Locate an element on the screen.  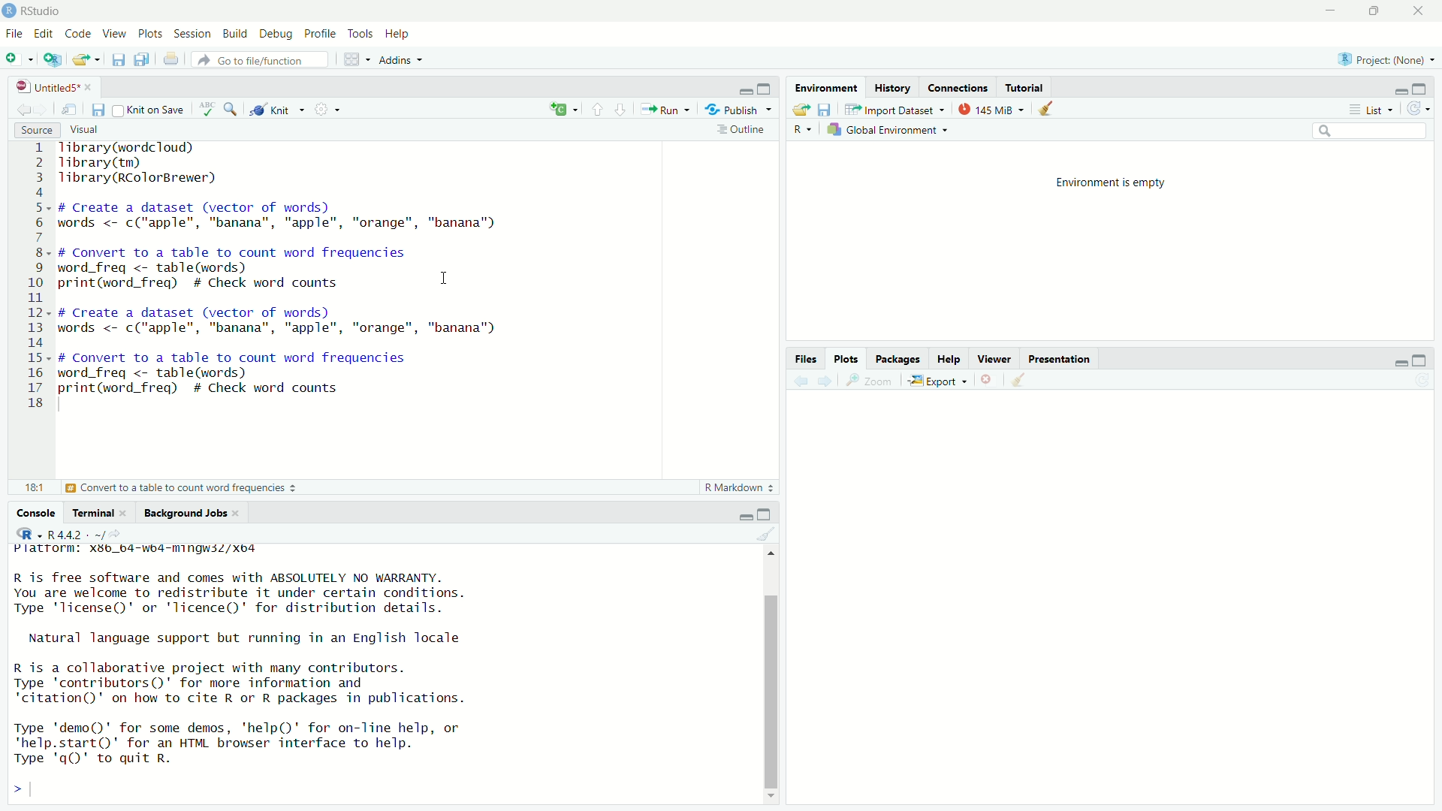
Clear console is located at coordinates (770, 535).